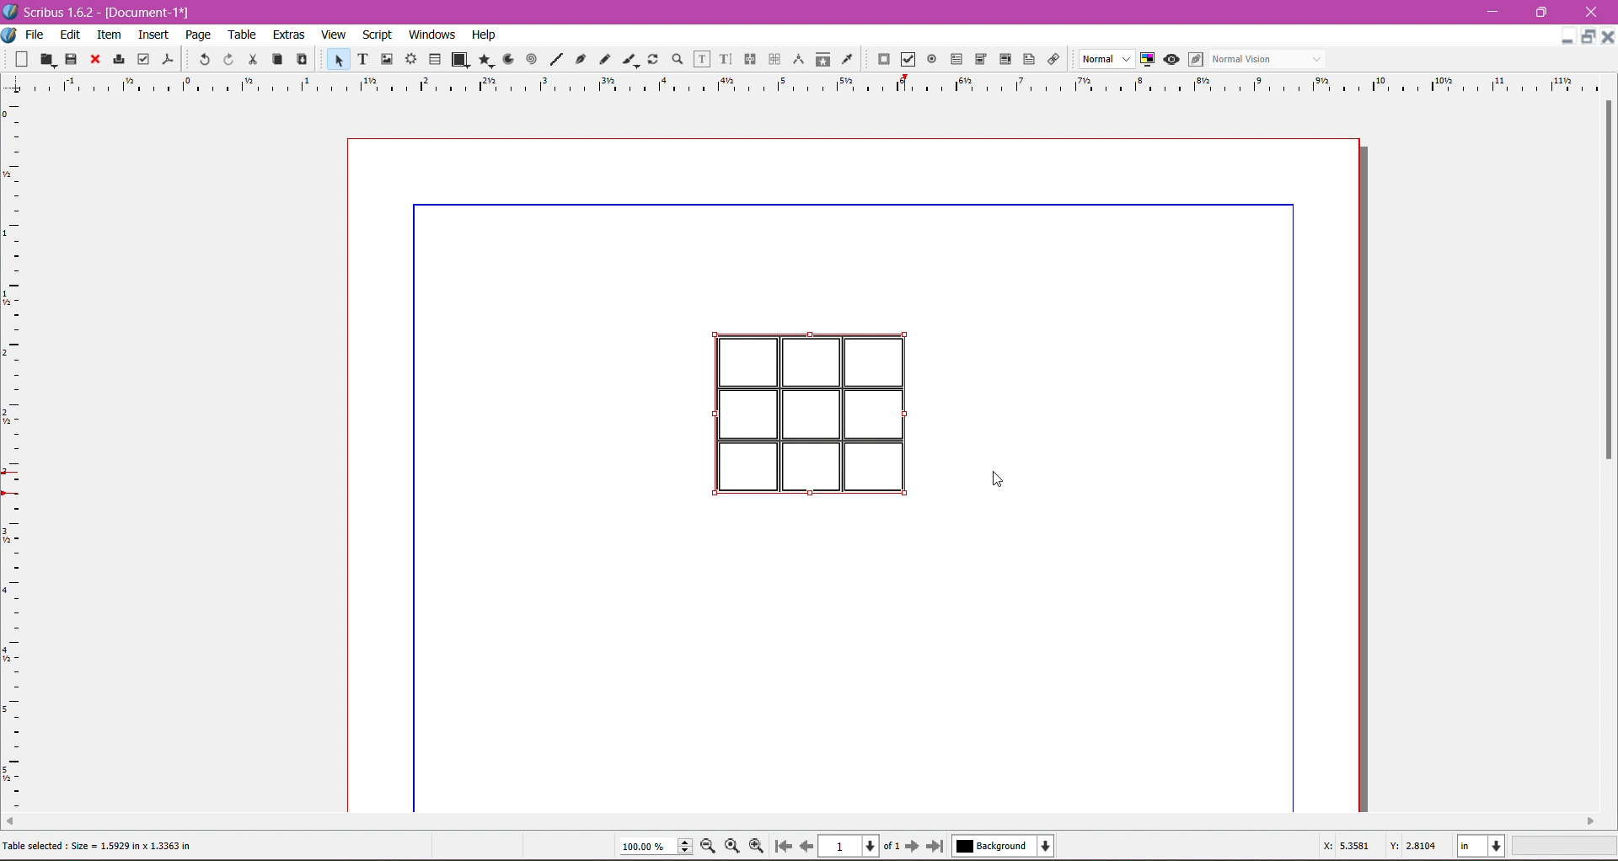  I want to click on PDF Push button, so click(881, 60).